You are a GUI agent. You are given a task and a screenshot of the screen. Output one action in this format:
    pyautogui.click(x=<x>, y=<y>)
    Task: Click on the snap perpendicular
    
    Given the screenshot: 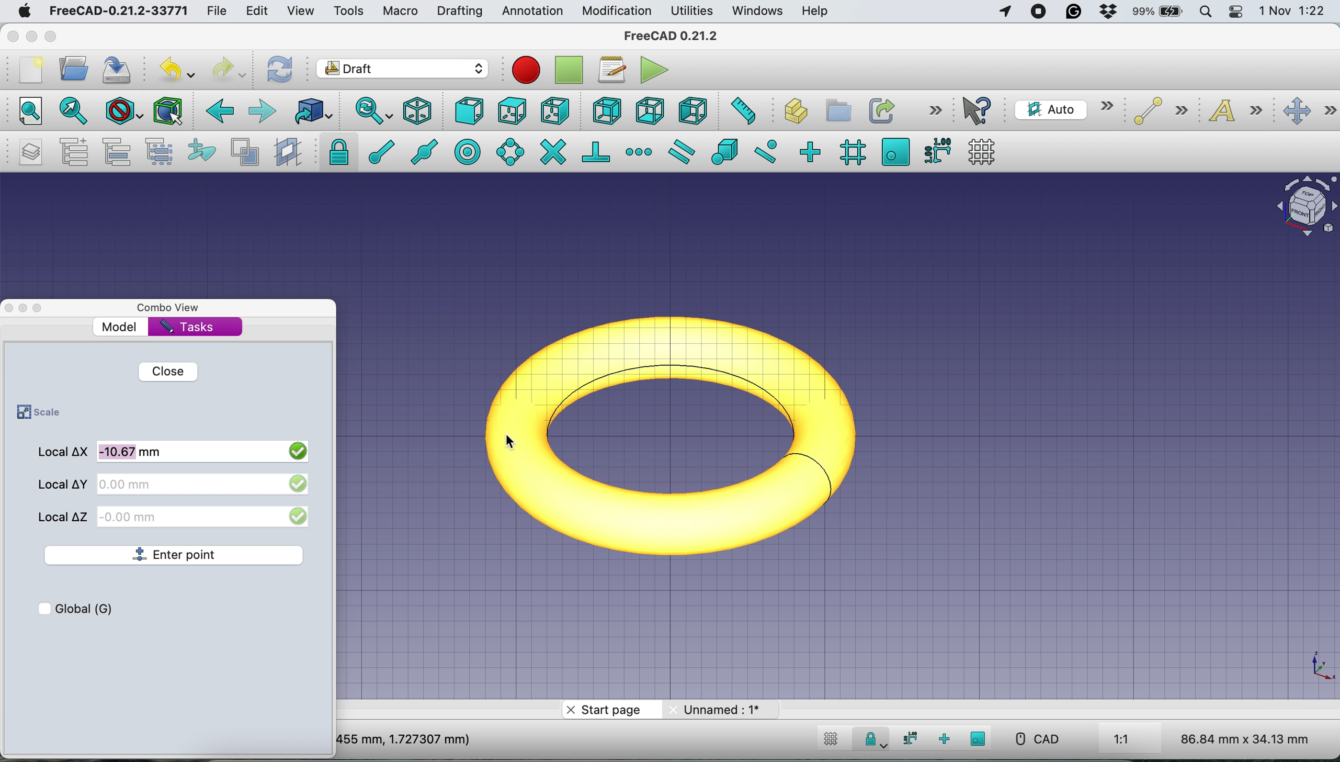 What is the action you would take?
    pyautogui.click(x=597, y=151)
    